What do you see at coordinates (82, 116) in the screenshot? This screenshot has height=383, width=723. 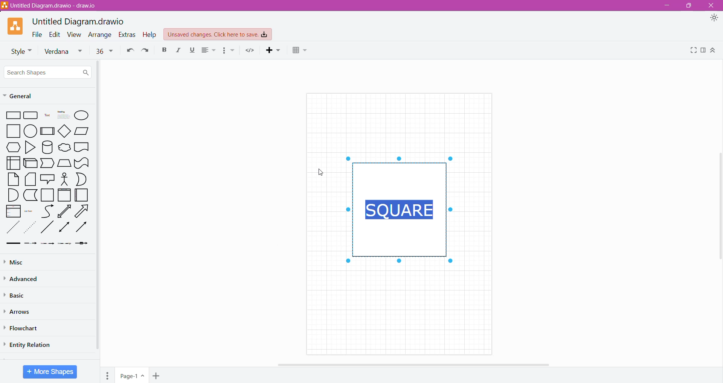 I see `Ellipse` at bounding box center [82, 116].